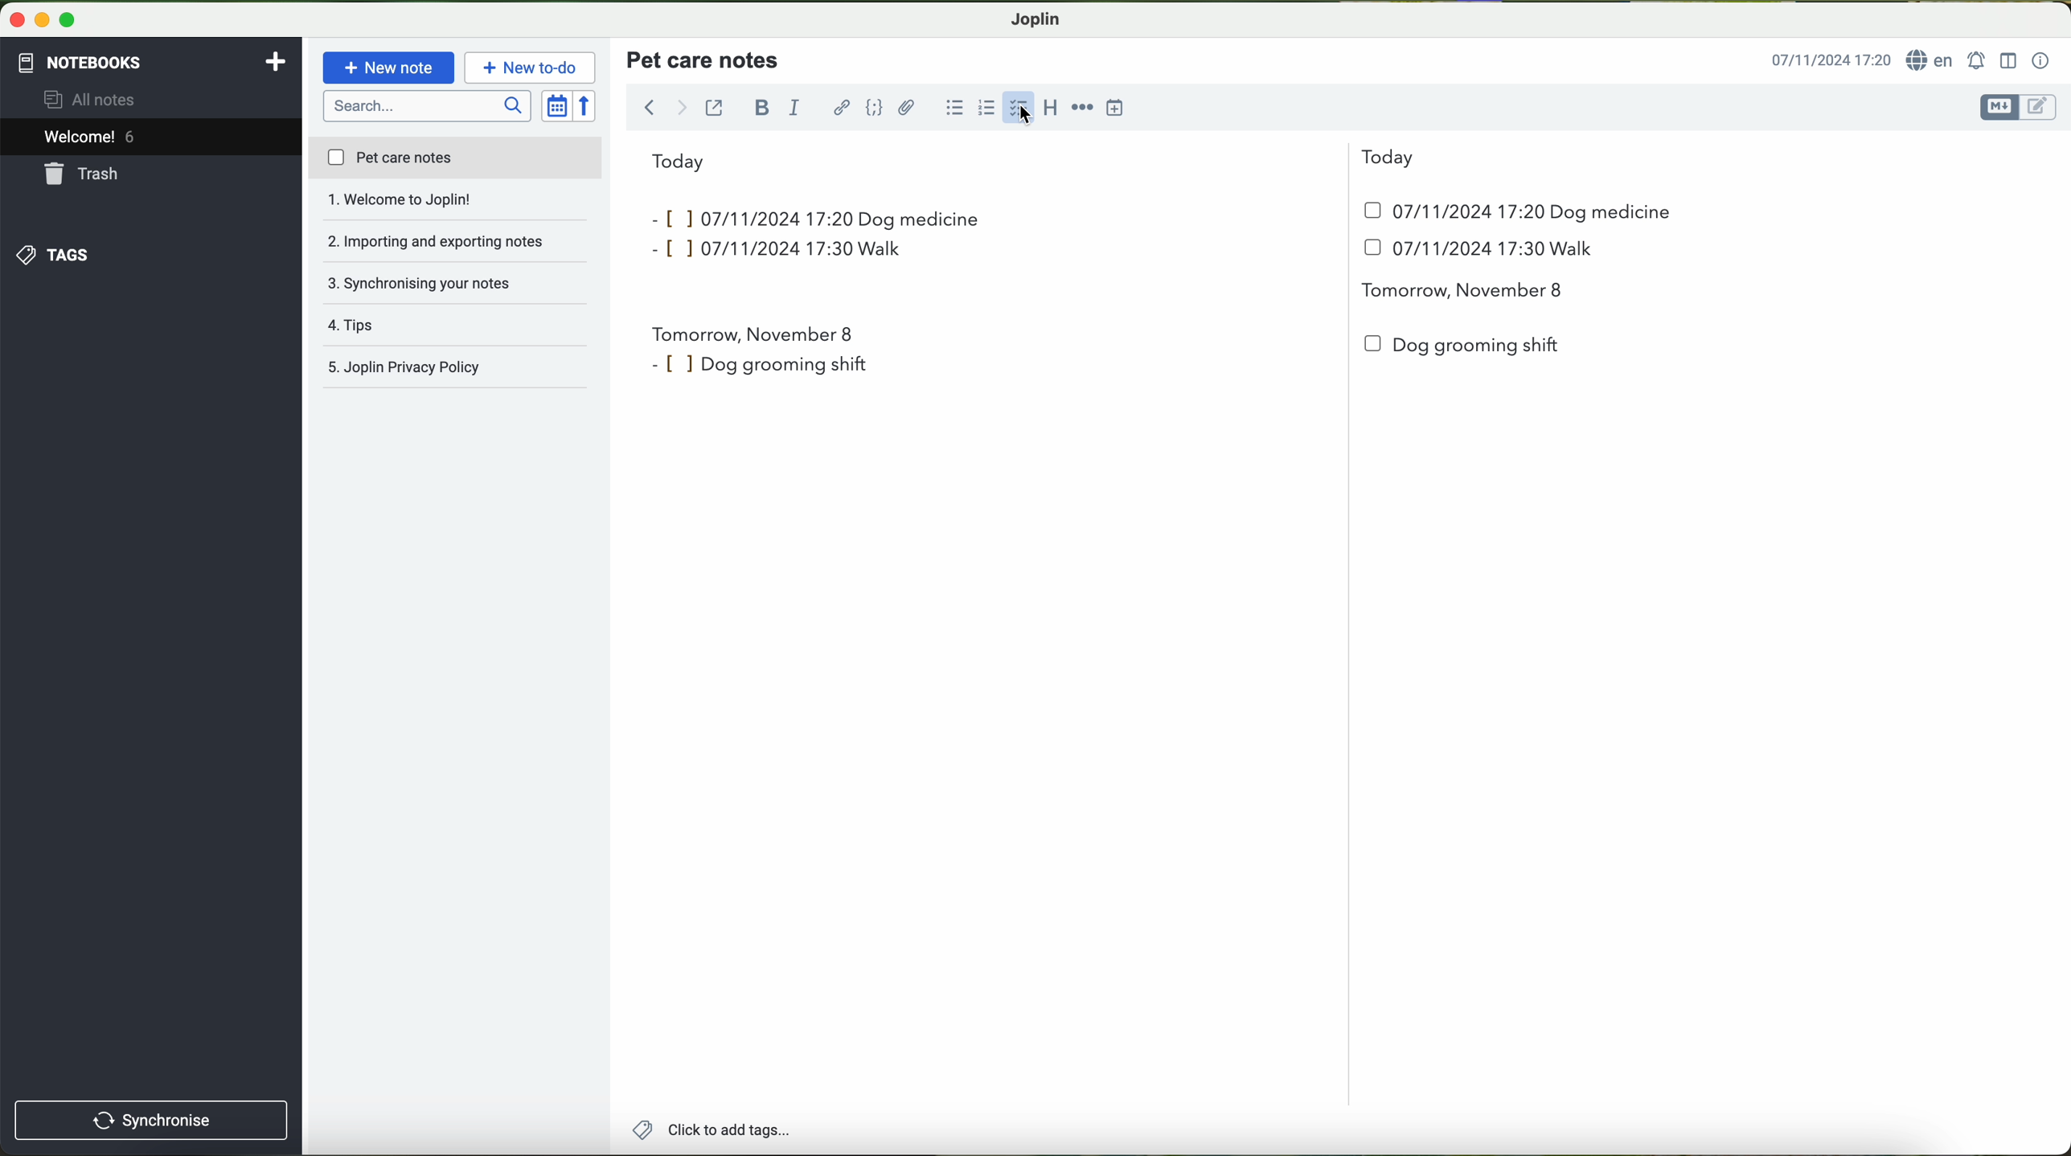 This screenshot has width=2071, height=1156. What do you see at coordinates (151, 1120) in the screenshot?
I see `synchronise button` at bounding box center [151, 1120].